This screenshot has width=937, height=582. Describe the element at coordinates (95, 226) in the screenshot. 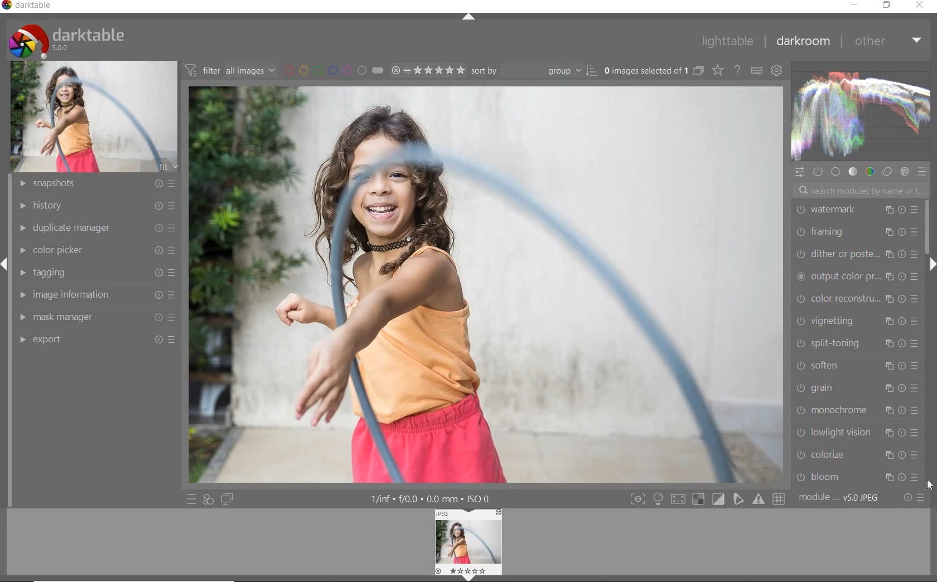

I see `duplicate manager` at that location.